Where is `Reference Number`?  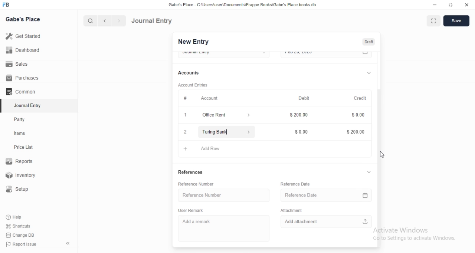
Reference Number is located at coordinates (200, 195).